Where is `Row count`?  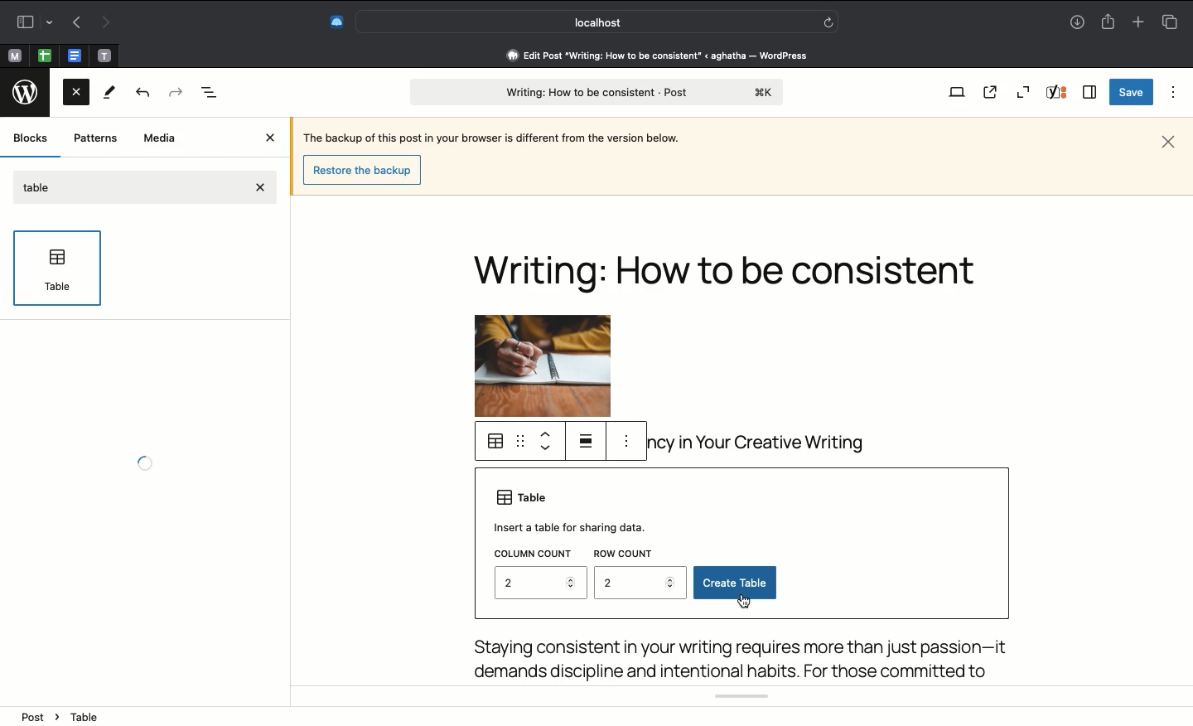 Row count is located at coordinates (633, 553).